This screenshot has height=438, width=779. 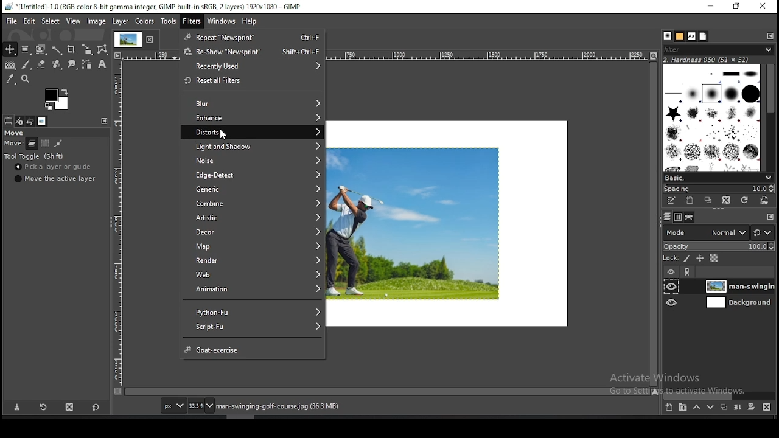 I want to click on move layer one step down, so click(x=710, y=406).